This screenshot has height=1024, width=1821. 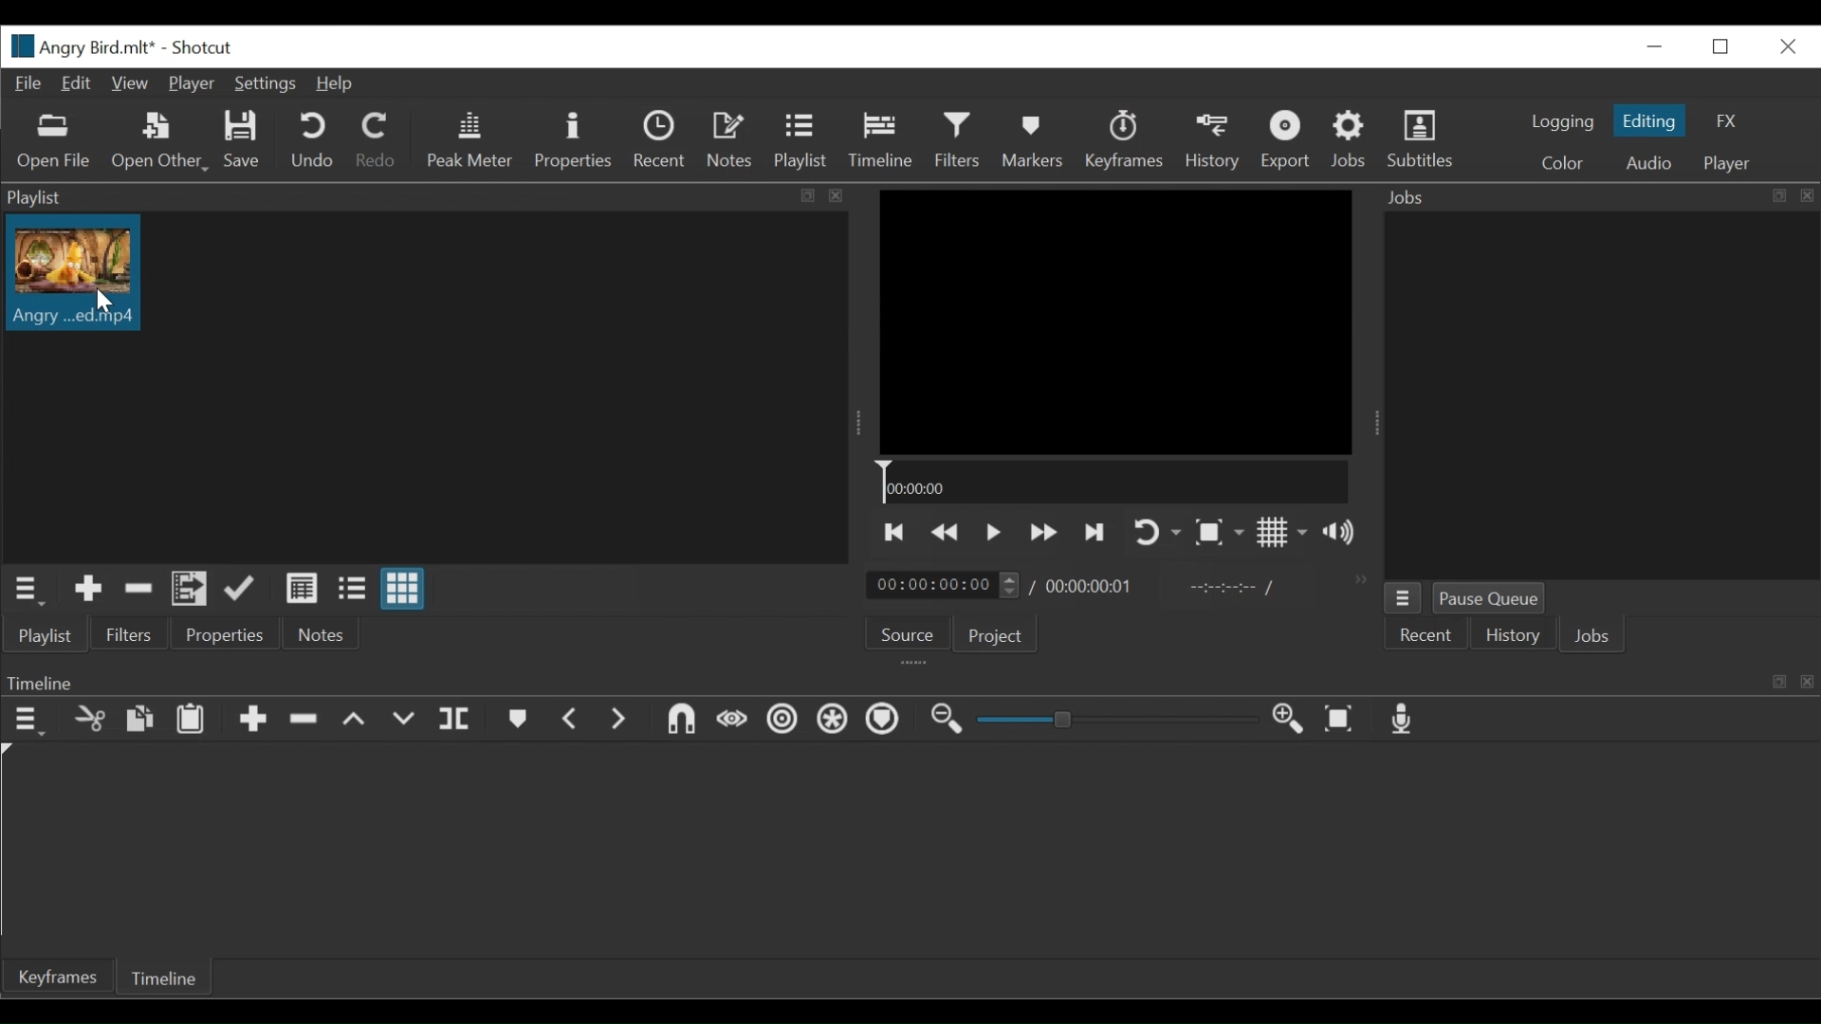 I want to click on Filters, so click(x=130, y=634).